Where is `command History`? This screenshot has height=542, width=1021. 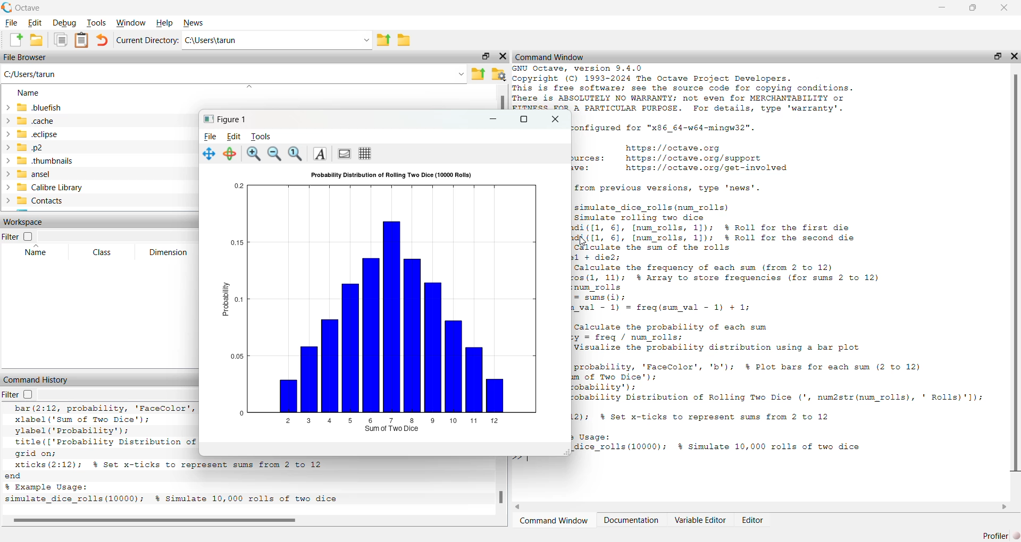
command History is located at coordinates (38, 380).